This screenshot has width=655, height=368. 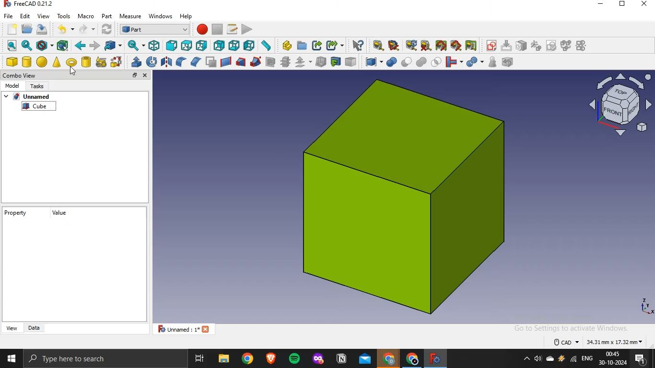 What do you see at coordinates (42, 29) in the screenshot?
I see `save` at bounding box center [42, 29].